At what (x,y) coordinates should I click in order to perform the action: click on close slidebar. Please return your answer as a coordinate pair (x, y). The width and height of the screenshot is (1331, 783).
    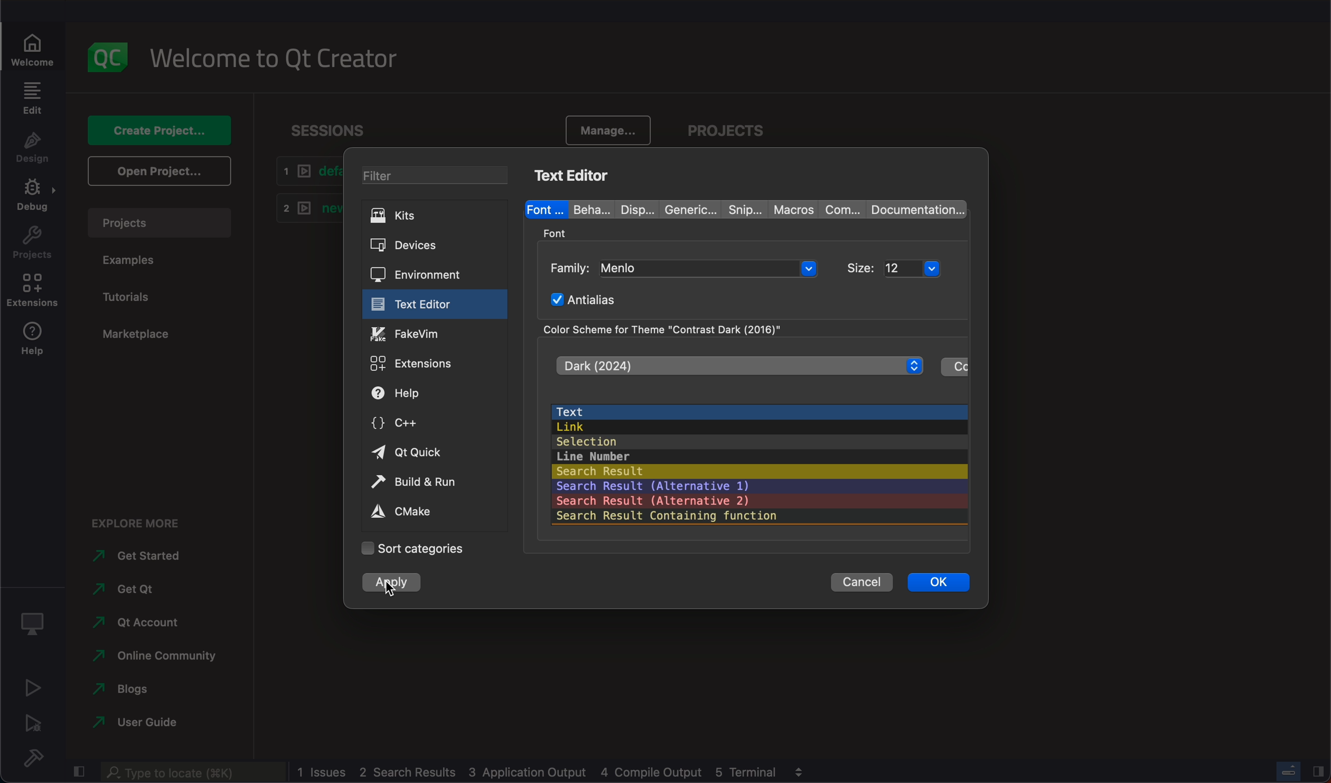
    Looking at the image, I should click on (1319, 772).